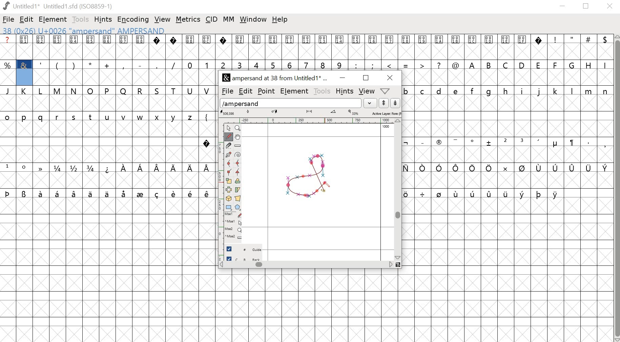  What do you see at coordinates (406, 65) in the screenshot?
I see `=` at bounding box center [406, 65].